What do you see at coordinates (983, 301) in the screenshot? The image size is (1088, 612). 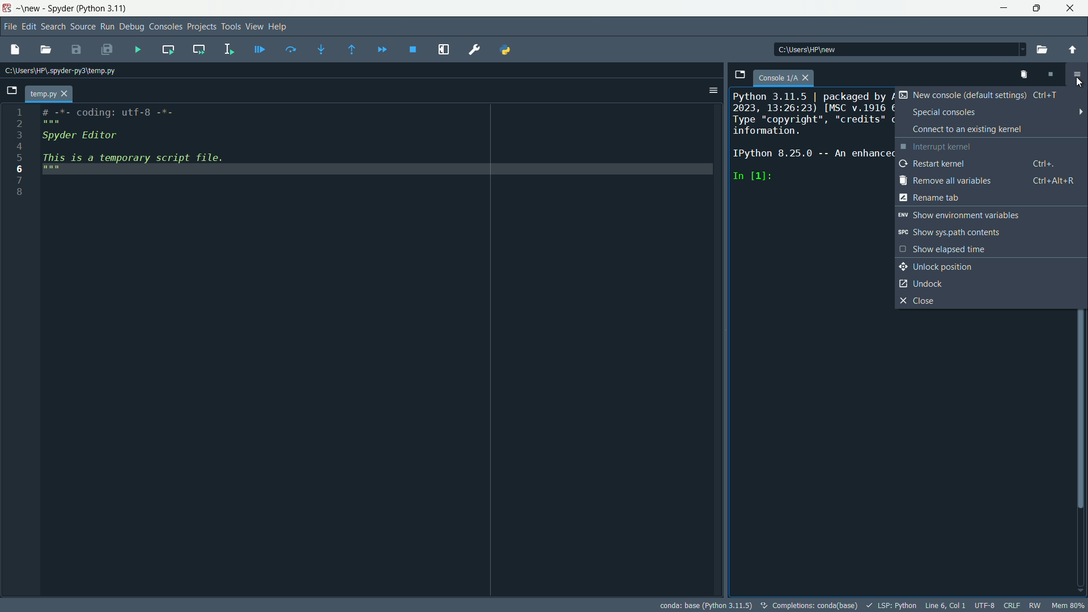 I see `Close` at bounding box center [983, 301].